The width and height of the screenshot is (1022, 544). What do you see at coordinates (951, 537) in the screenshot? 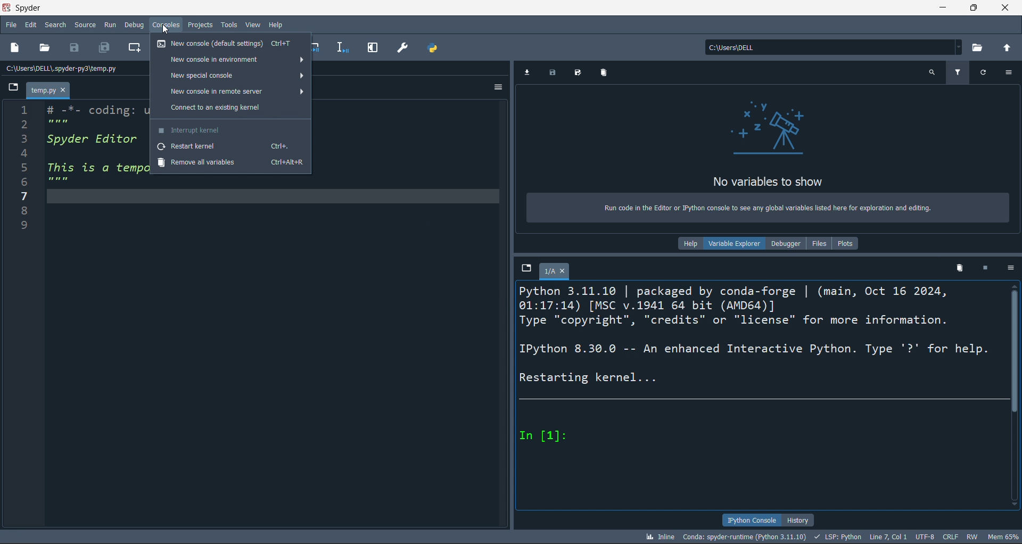
I see `crlf` at bounding box center [951, 537].